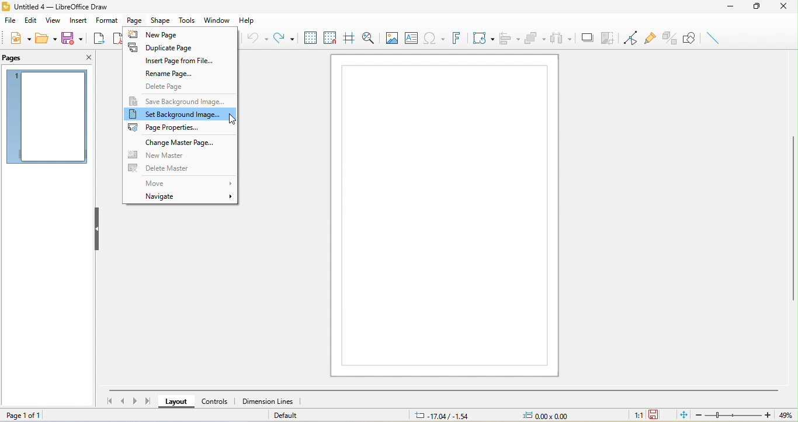 The image size is (798, 422). What do you see at coordinates (161, 168) in the screenshot?
I see `delete master` at bounding box center [161, 168].